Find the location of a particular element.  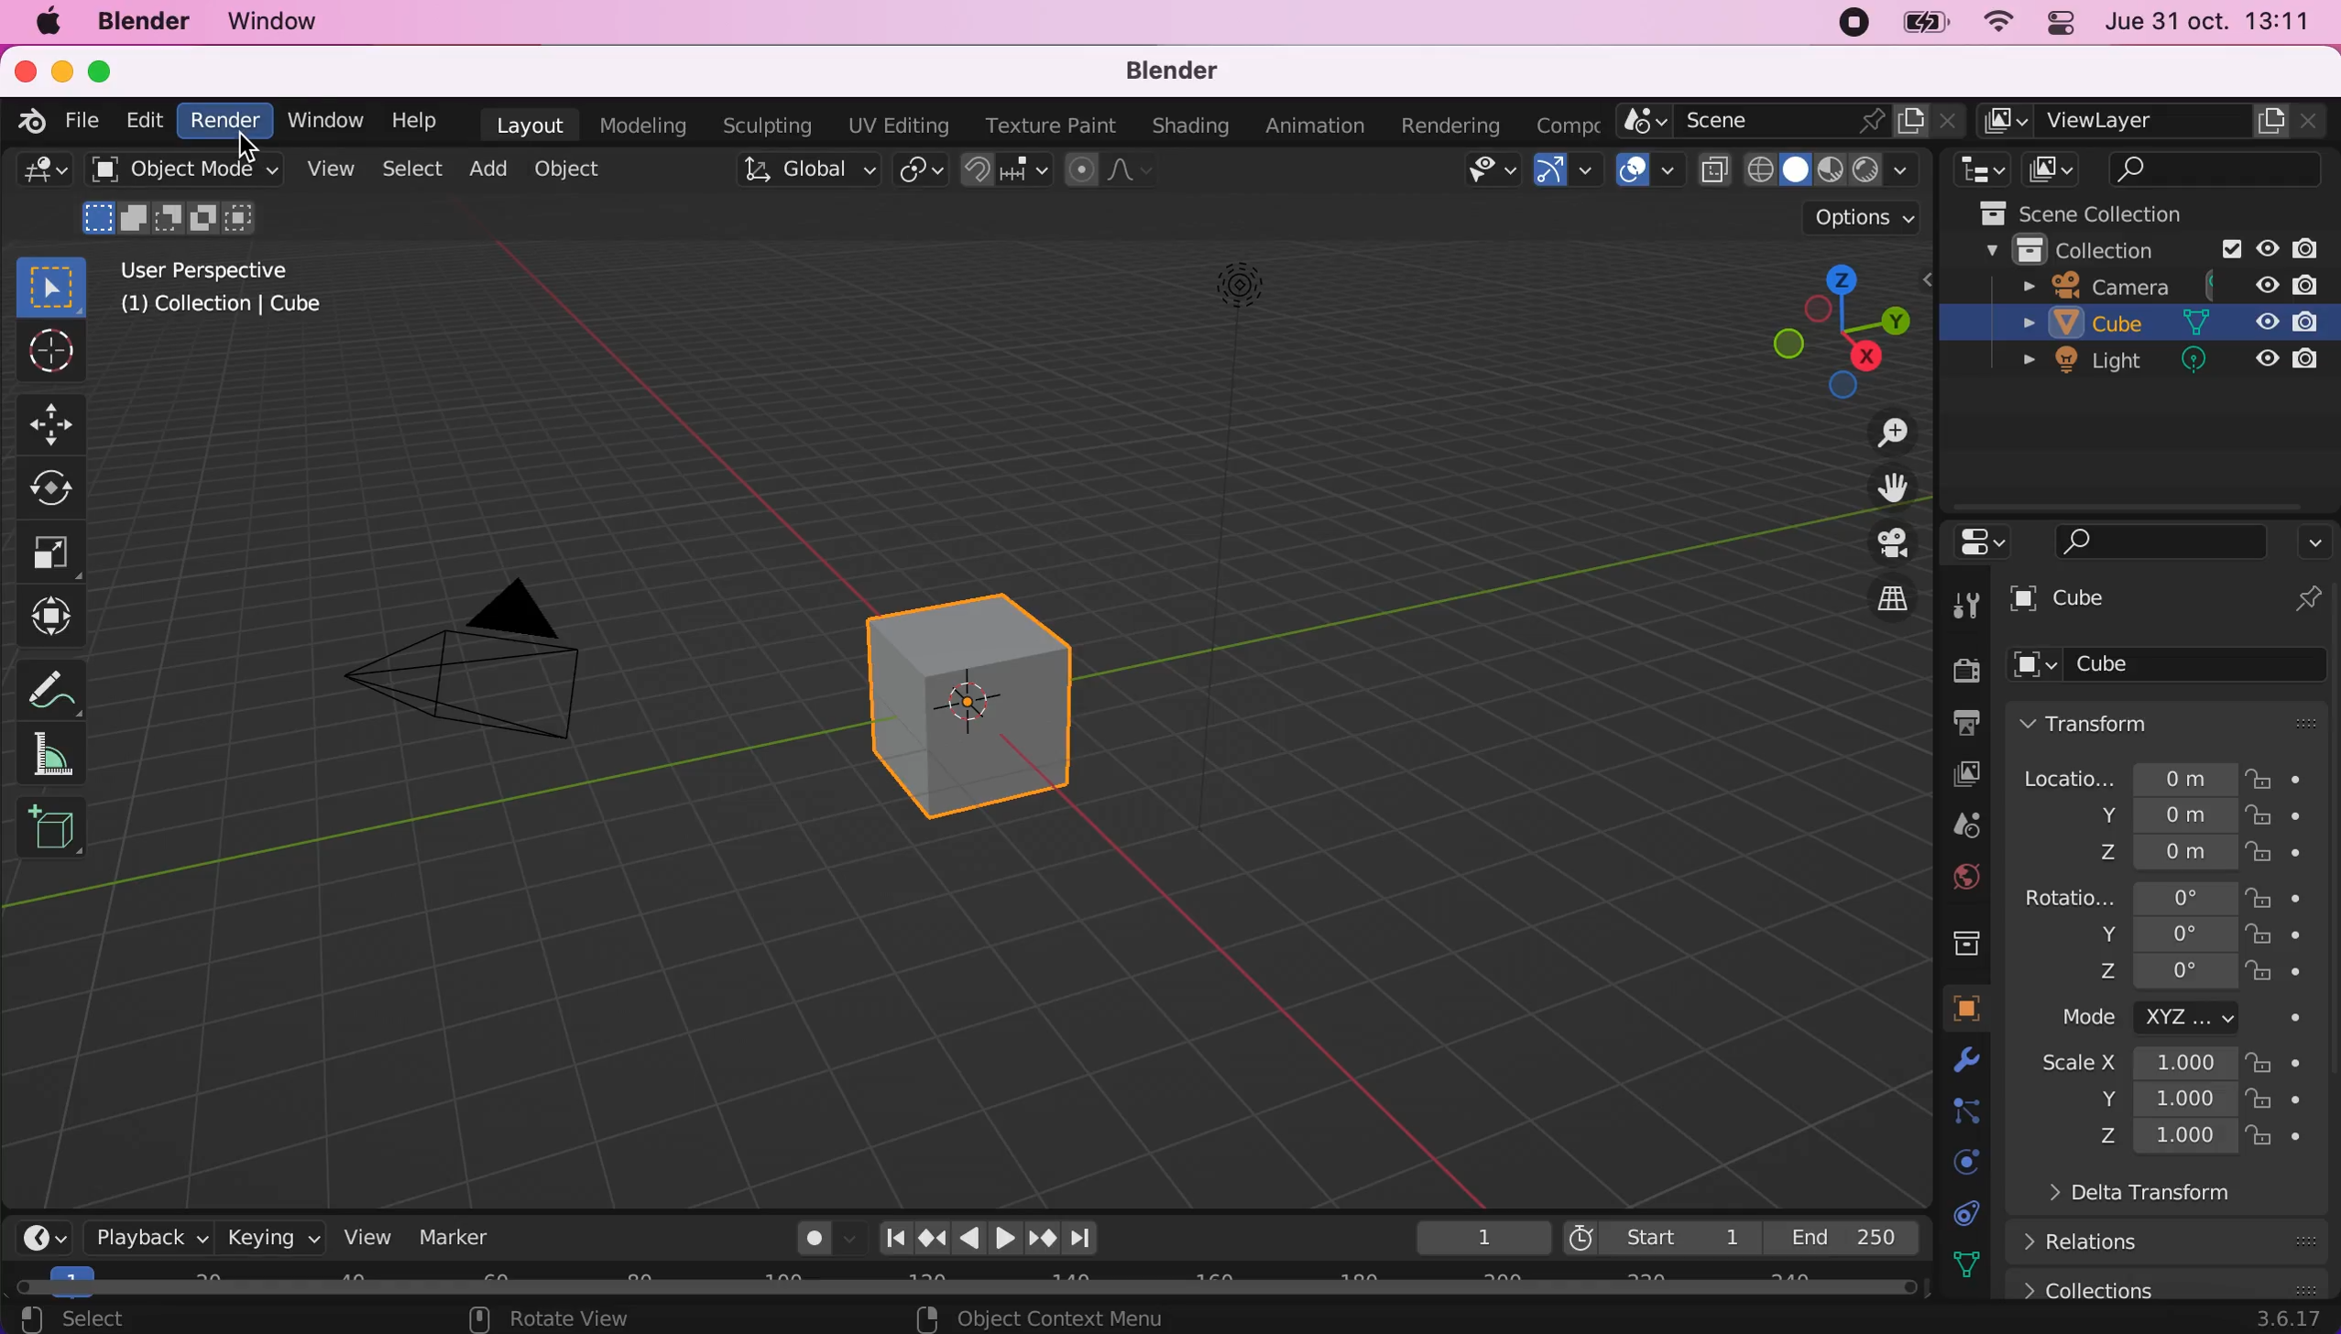

Jump to first is located at coordinates (888, 1237).